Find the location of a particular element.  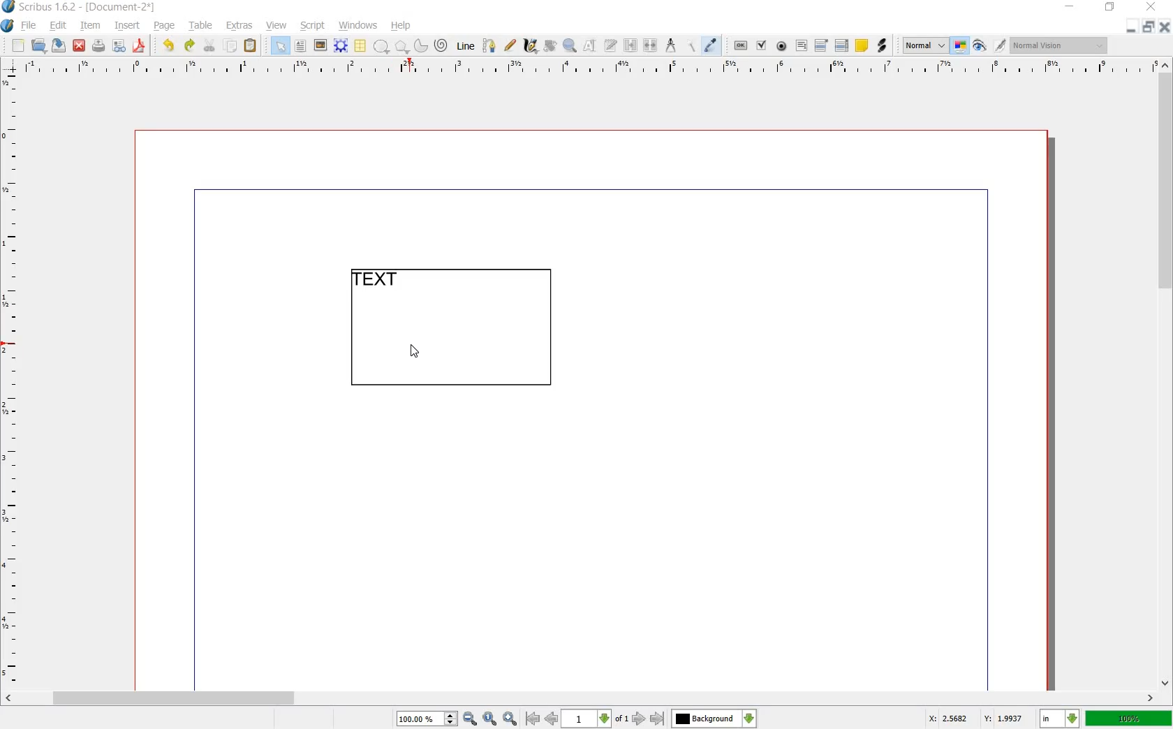

unlink text frame is located at coordinates (651, 46).